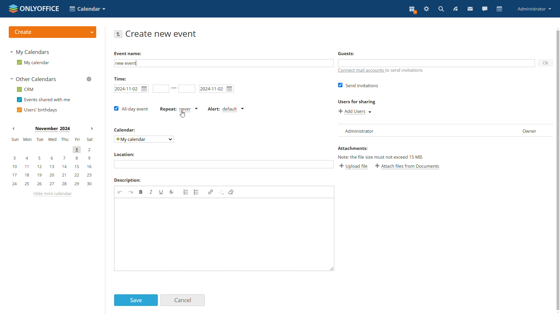  Describe the element at coordinates (125, 129) in the screenshot. I see `Calendar` at that location.